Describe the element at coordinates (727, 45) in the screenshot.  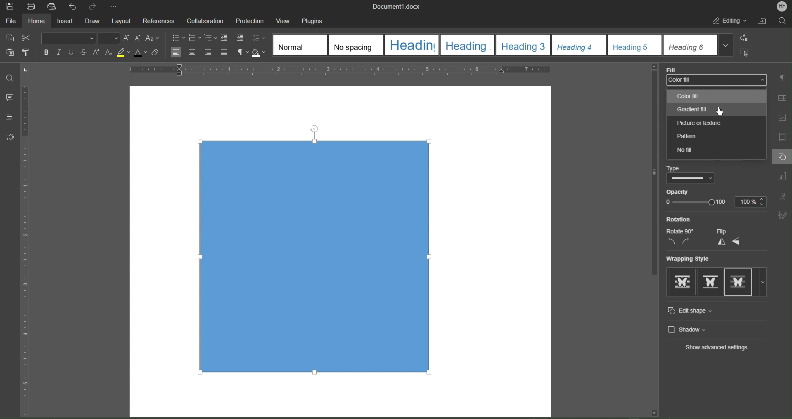
I see `More Headings` at that location.